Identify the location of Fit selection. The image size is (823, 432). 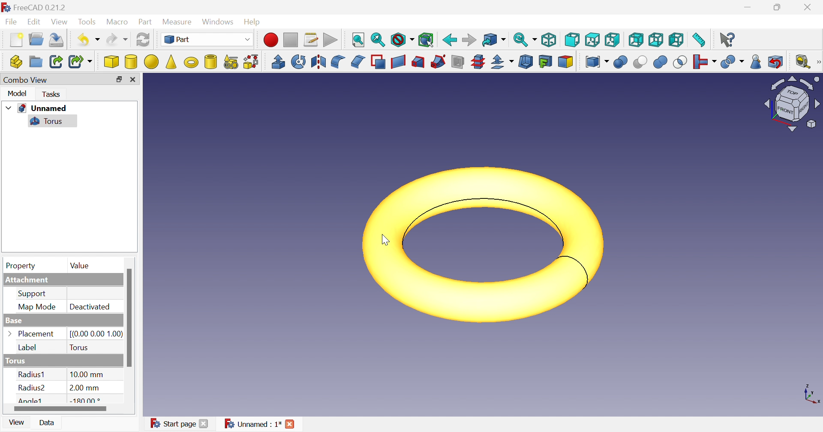
(377, 39).